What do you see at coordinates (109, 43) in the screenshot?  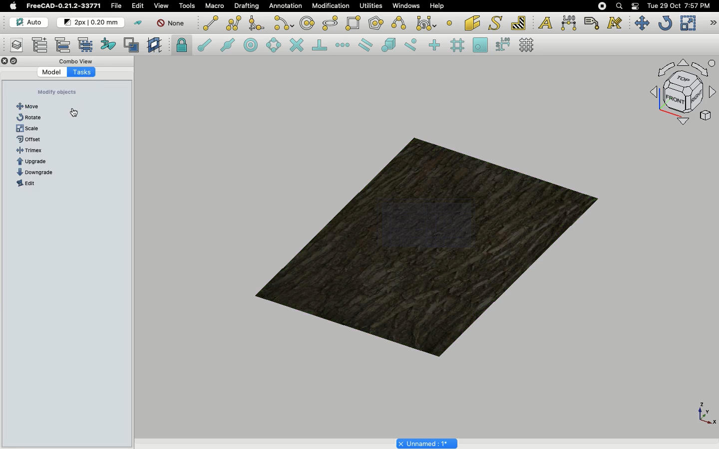 I see `Add to construction group` at bounding box center [109, 43].